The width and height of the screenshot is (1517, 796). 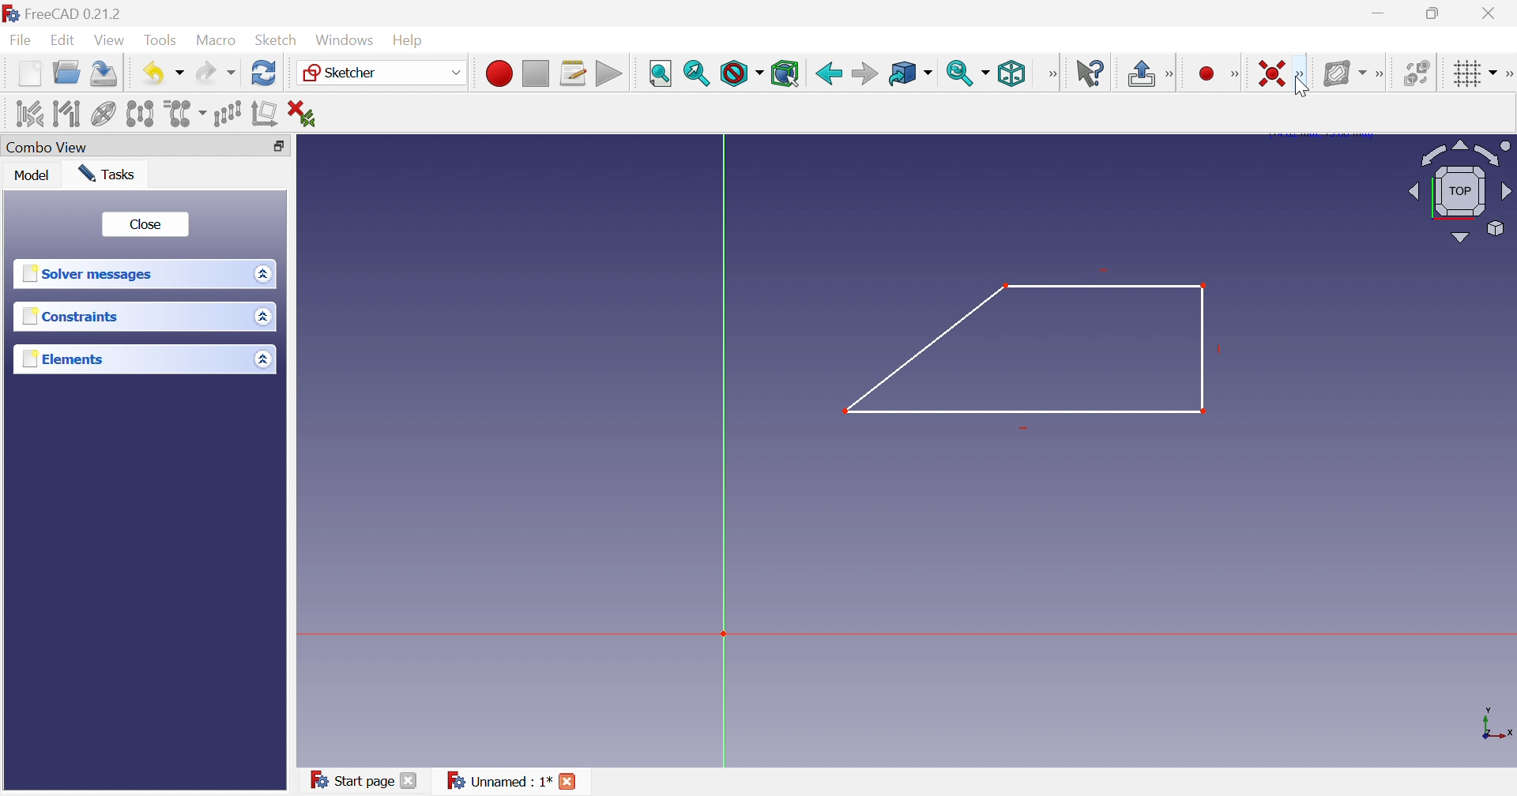 What do you see at coordinates (608, 73) in the screenshot?
I see `Execute macro` at bounding box center [608, 73].